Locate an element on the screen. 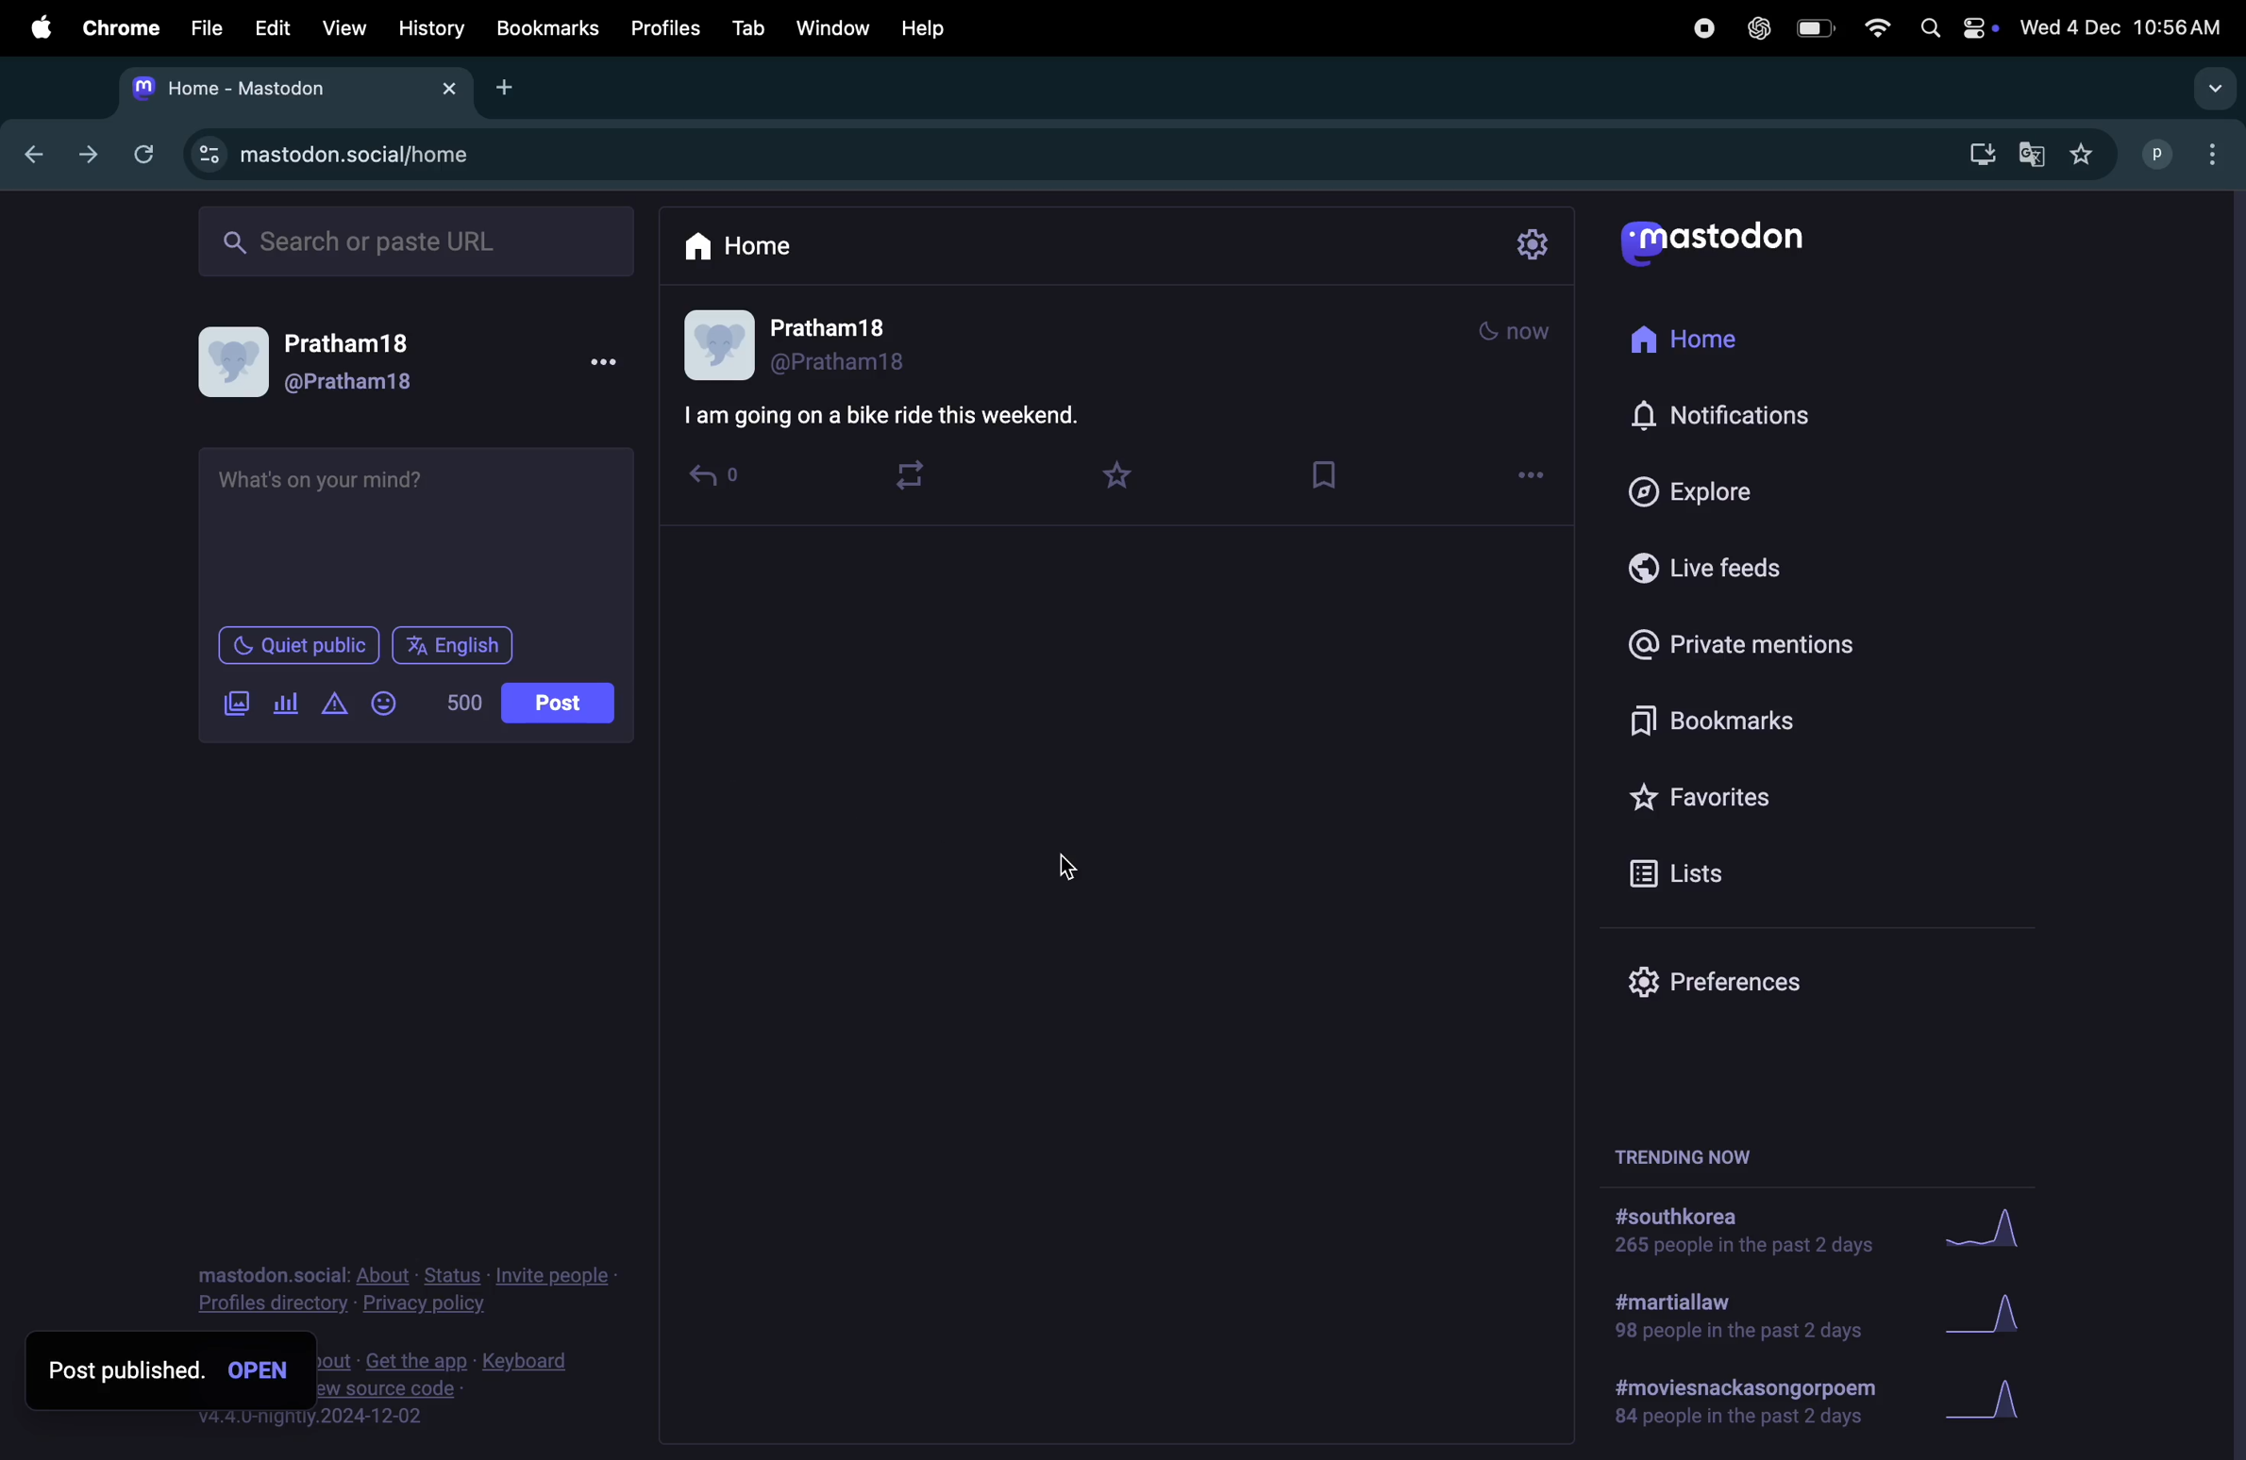 The height and width of the screenshot is (1460, 2246). Notifications is located at coordinates (1729, 418).